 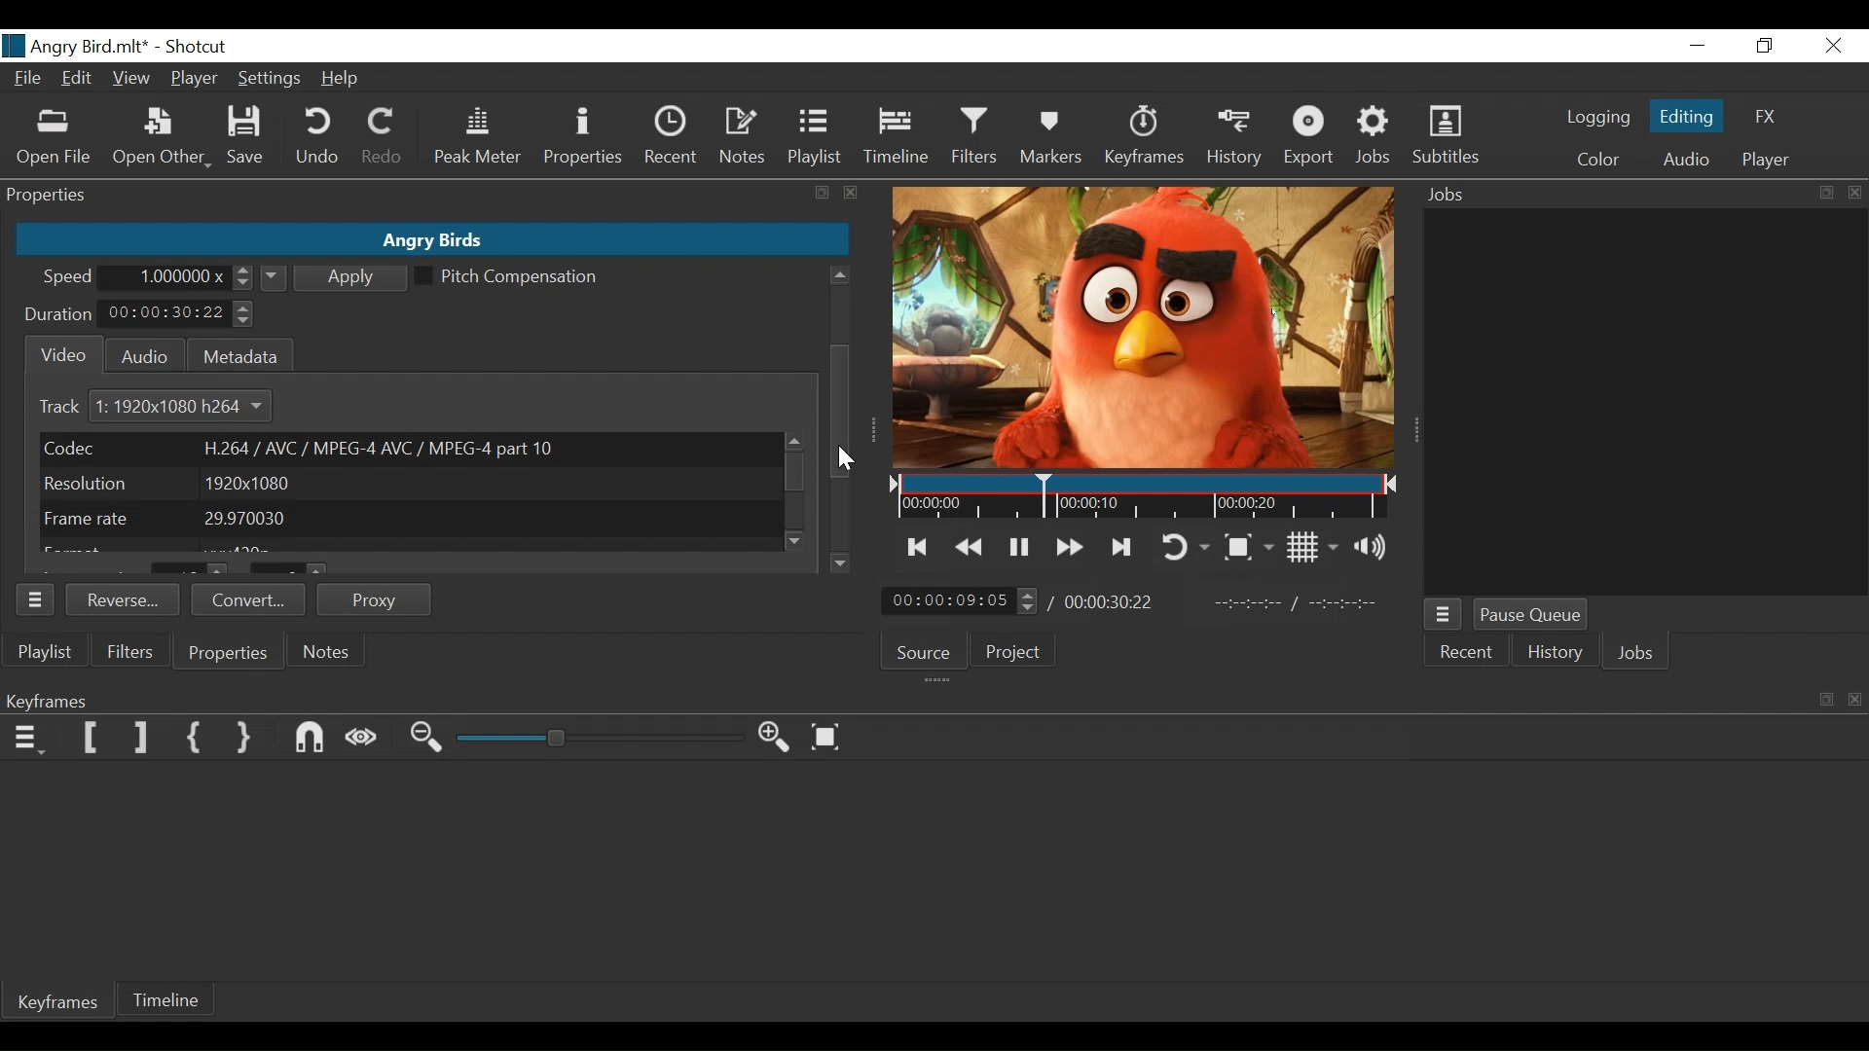 What do you see at coordinates (476, 139) in the screenshot?
I see `Peak Meter` at bounding box center [476, 139].